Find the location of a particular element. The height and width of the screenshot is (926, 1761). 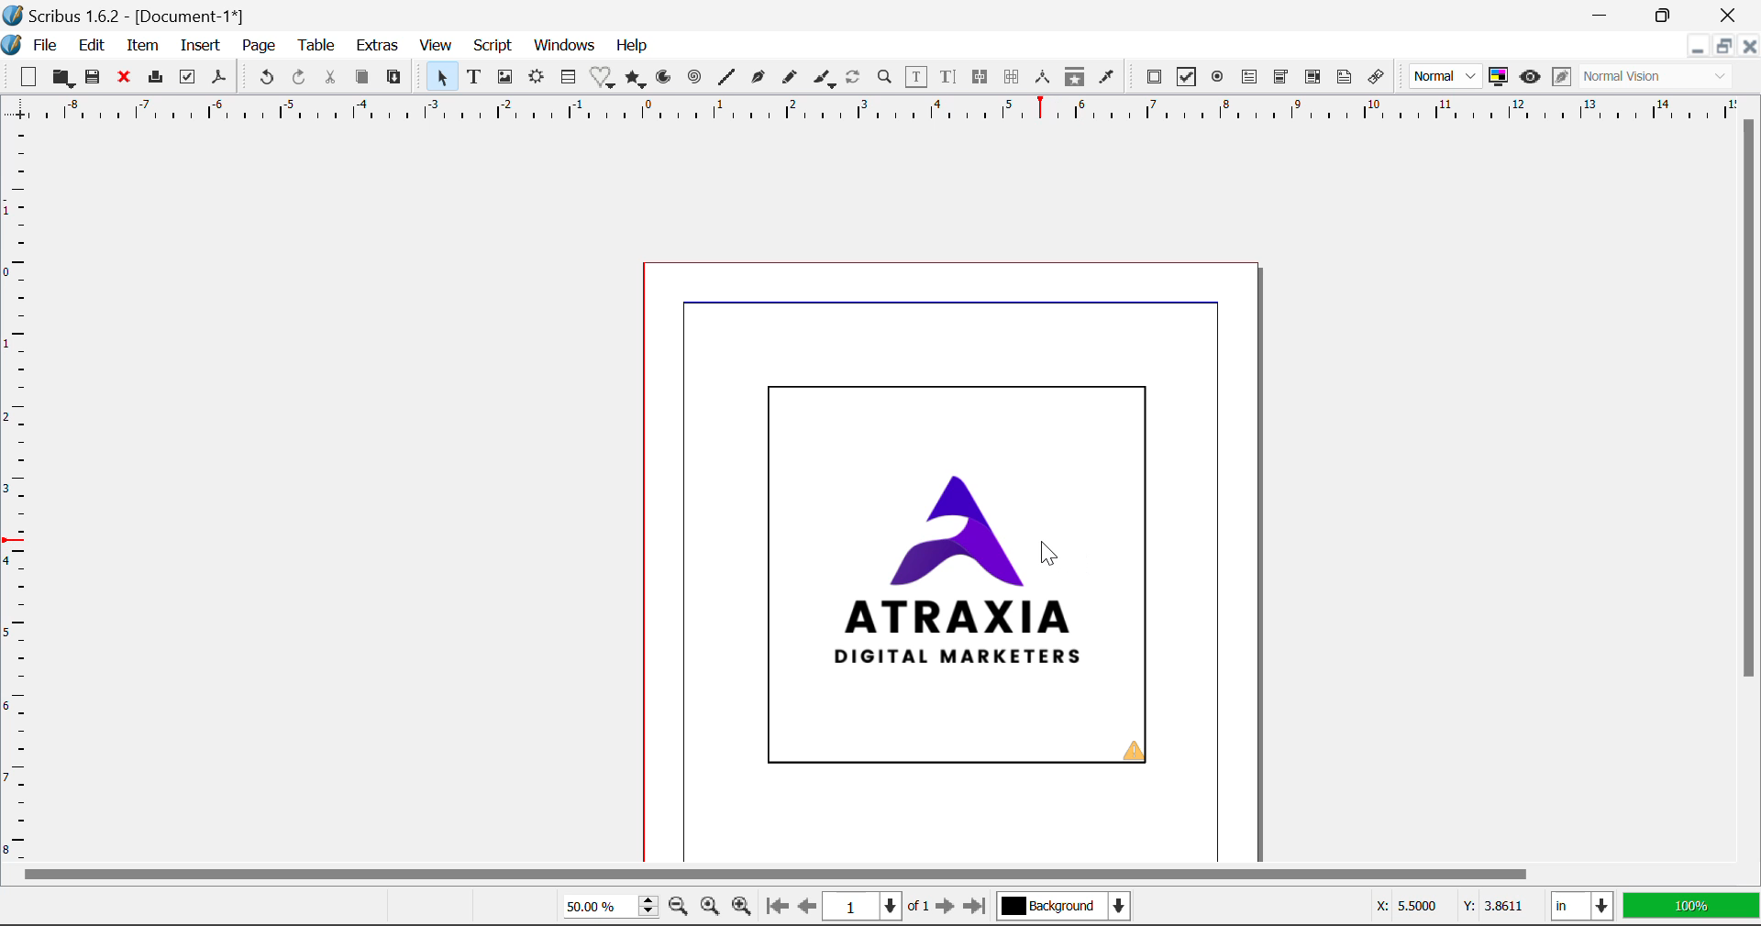

Link Annotation is located at coordinates (1379, 80).